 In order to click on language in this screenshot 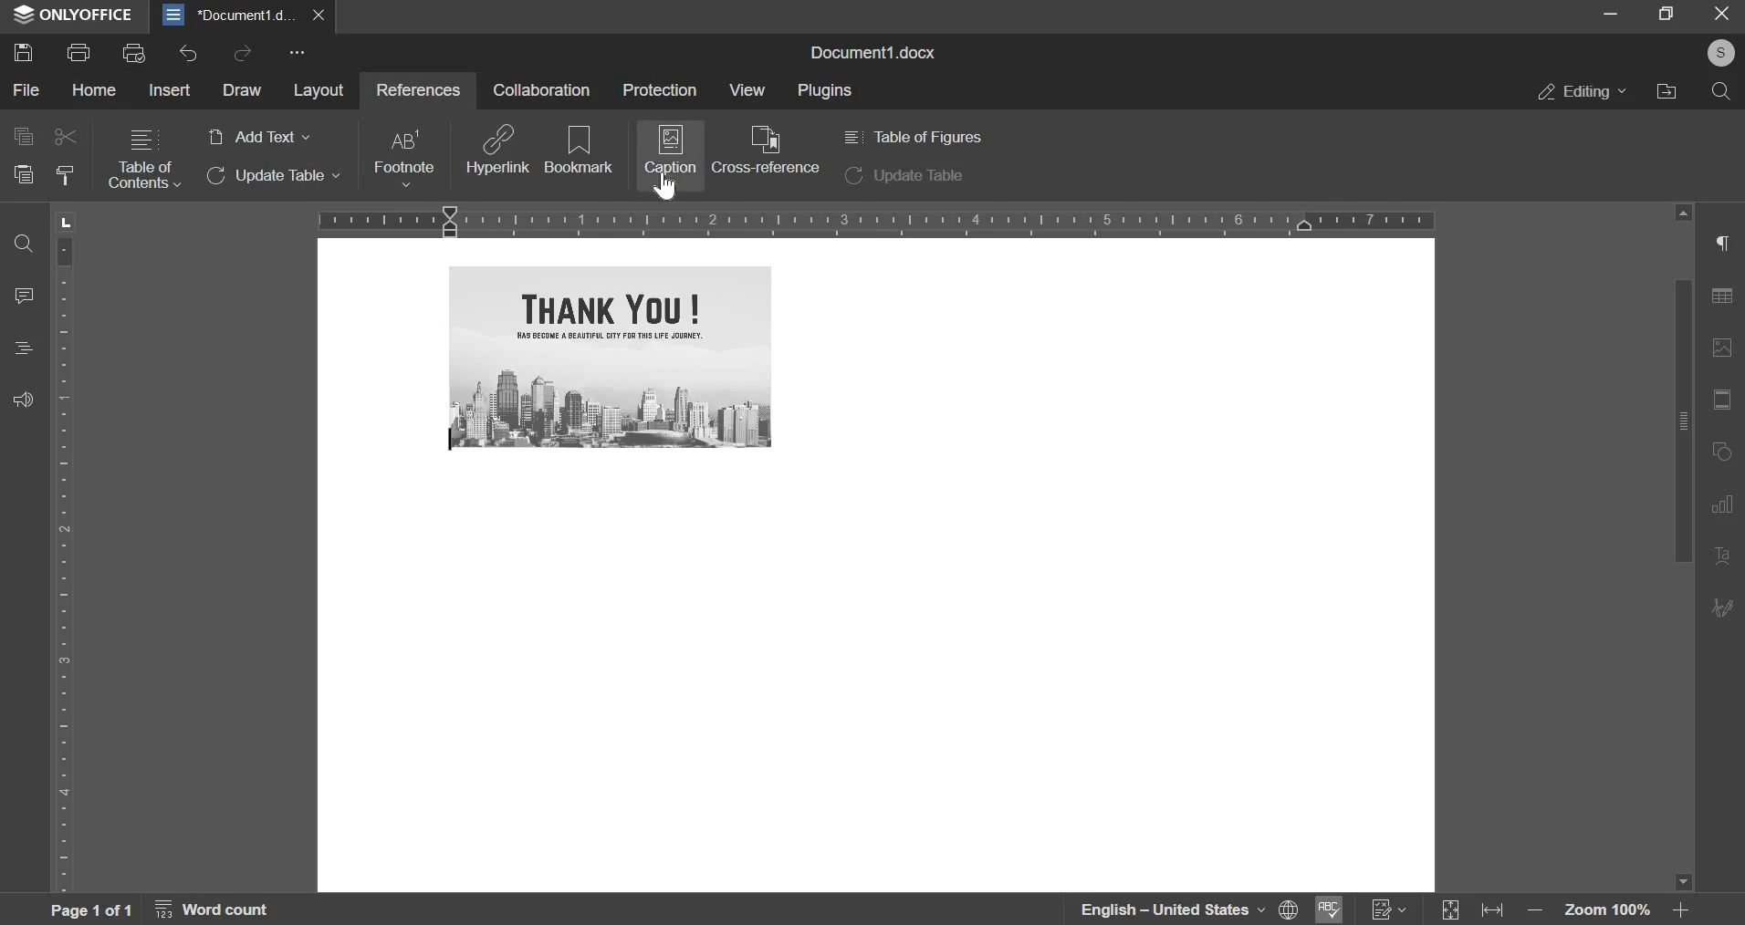, I will do `click(1159, 909)`.